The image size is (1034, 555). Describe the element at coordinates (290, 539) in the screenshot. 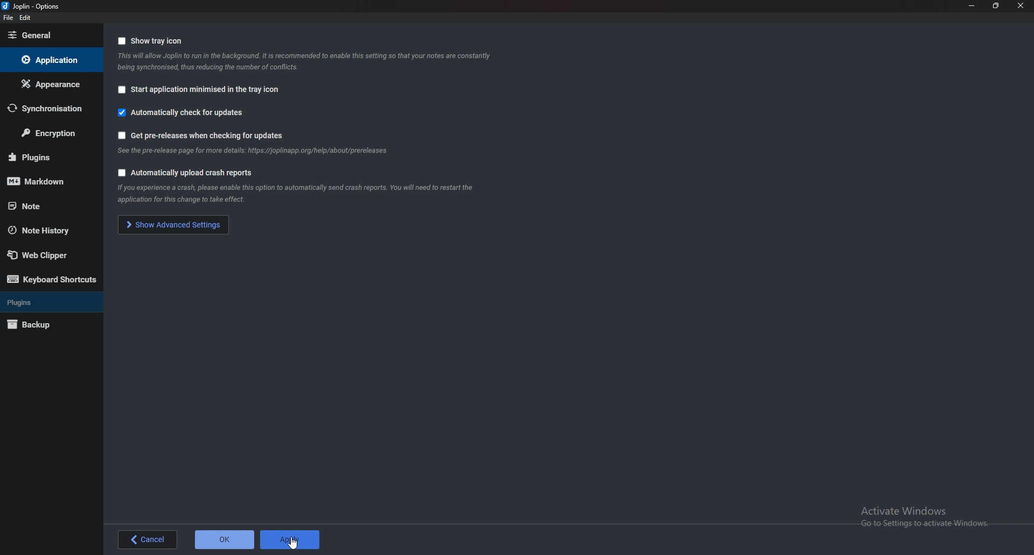

I see `Apply` at that location.